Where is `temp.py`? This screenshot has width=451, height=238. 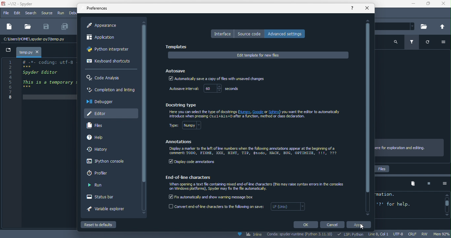
temp.py is located at coordinates (26, 52).